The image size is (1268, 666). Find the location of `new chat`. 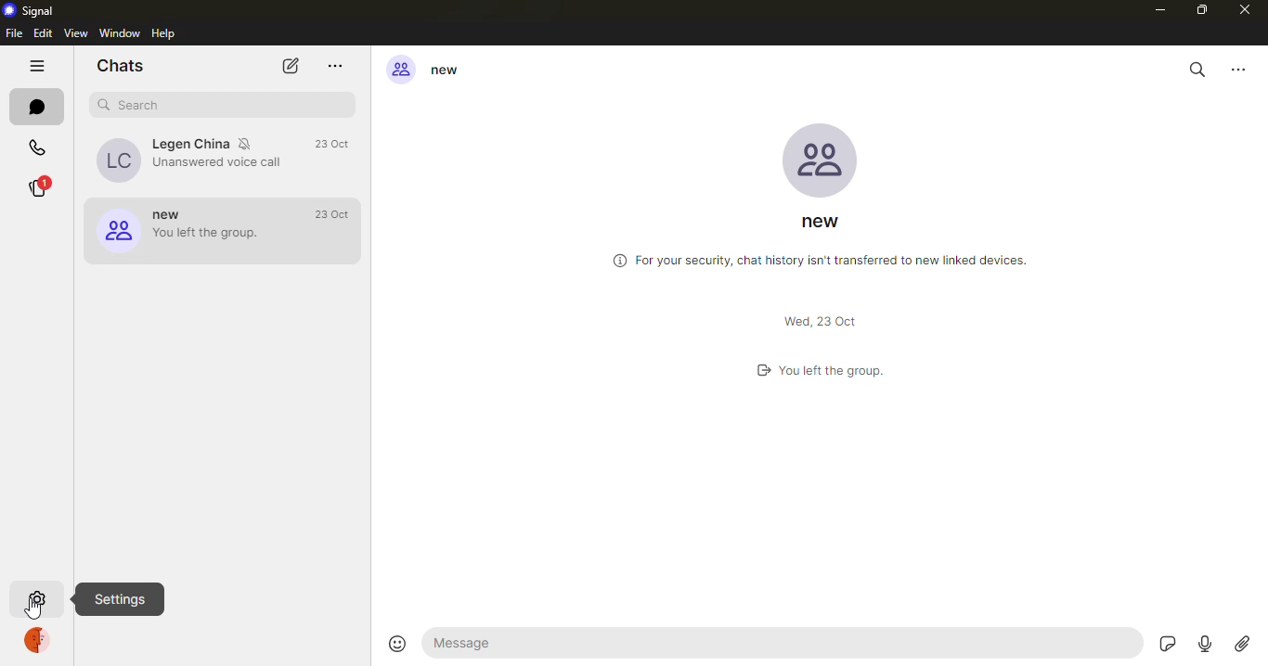

new chat is located at coordinates (291, 64).